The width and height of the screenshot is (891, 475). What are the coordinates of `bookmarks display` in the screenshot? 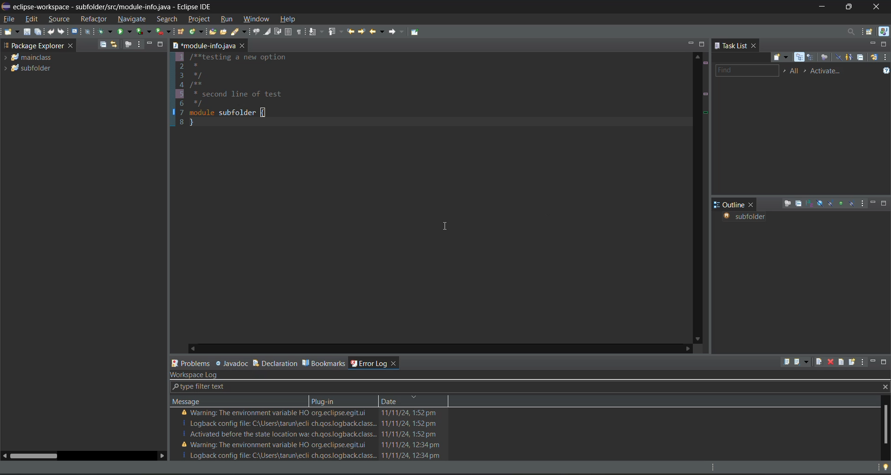 It's located at (164, 88).